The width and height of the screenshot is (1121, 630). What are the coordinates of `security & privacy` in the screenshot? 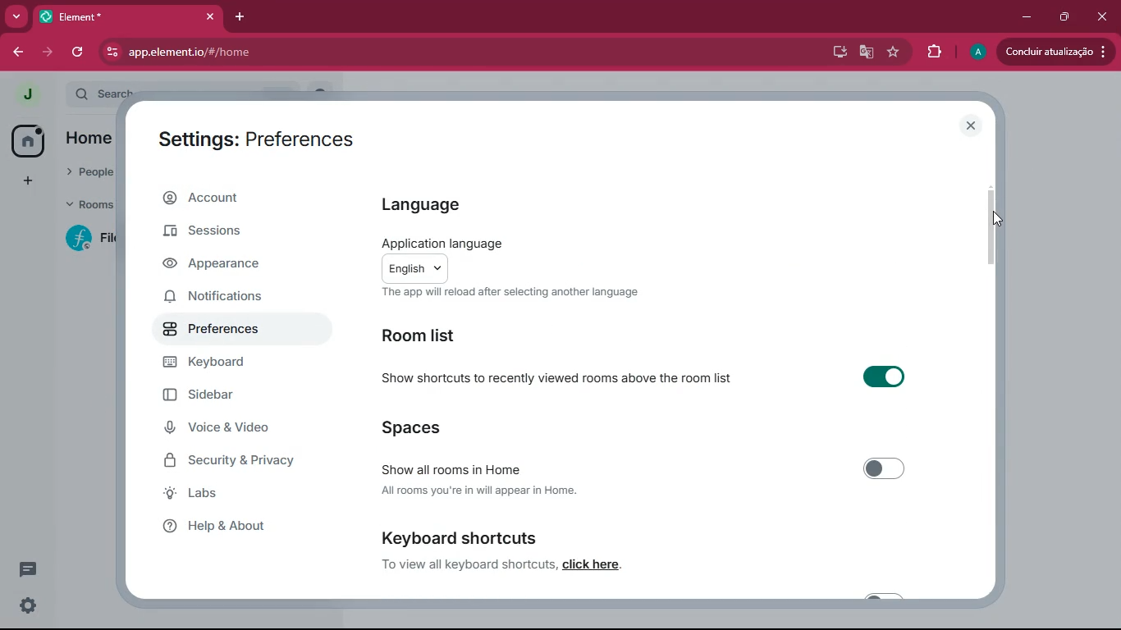 It's located at (232, 461).